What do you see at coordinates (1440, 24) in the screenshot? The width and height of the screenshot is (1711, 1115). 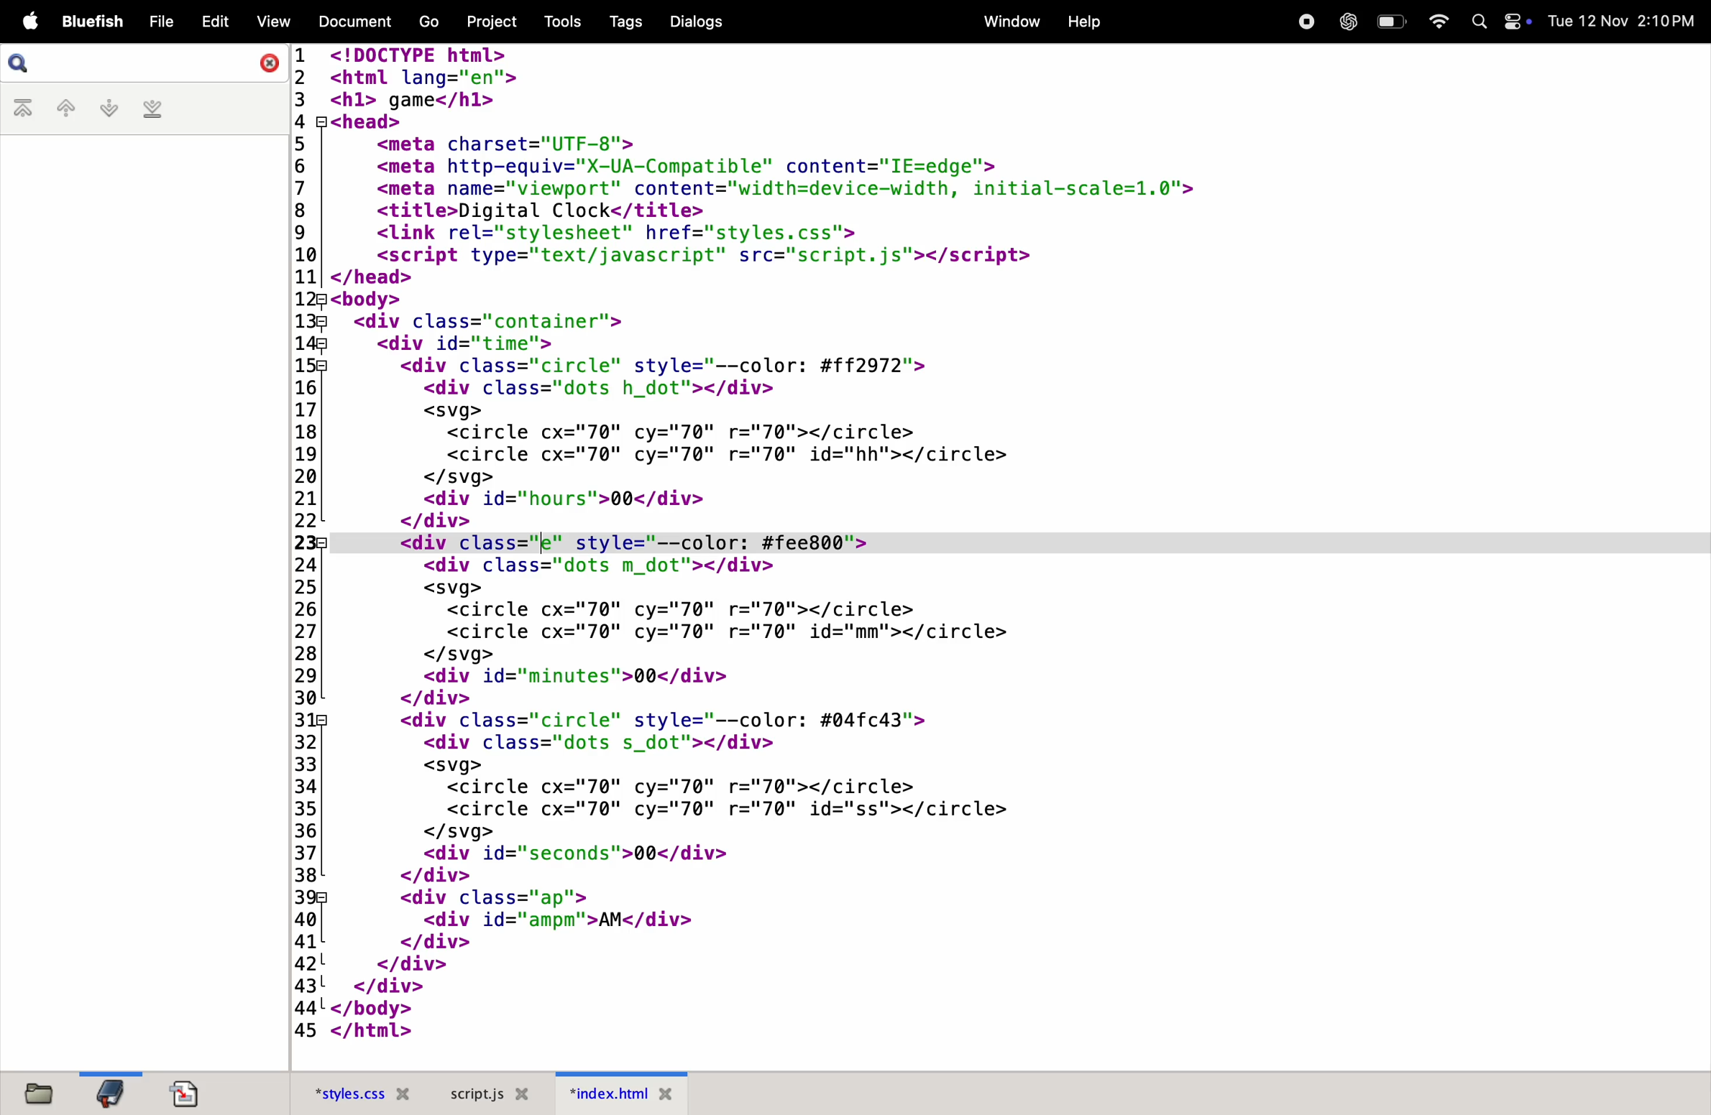 I see `wifi` at bounding box center [1440, 24].